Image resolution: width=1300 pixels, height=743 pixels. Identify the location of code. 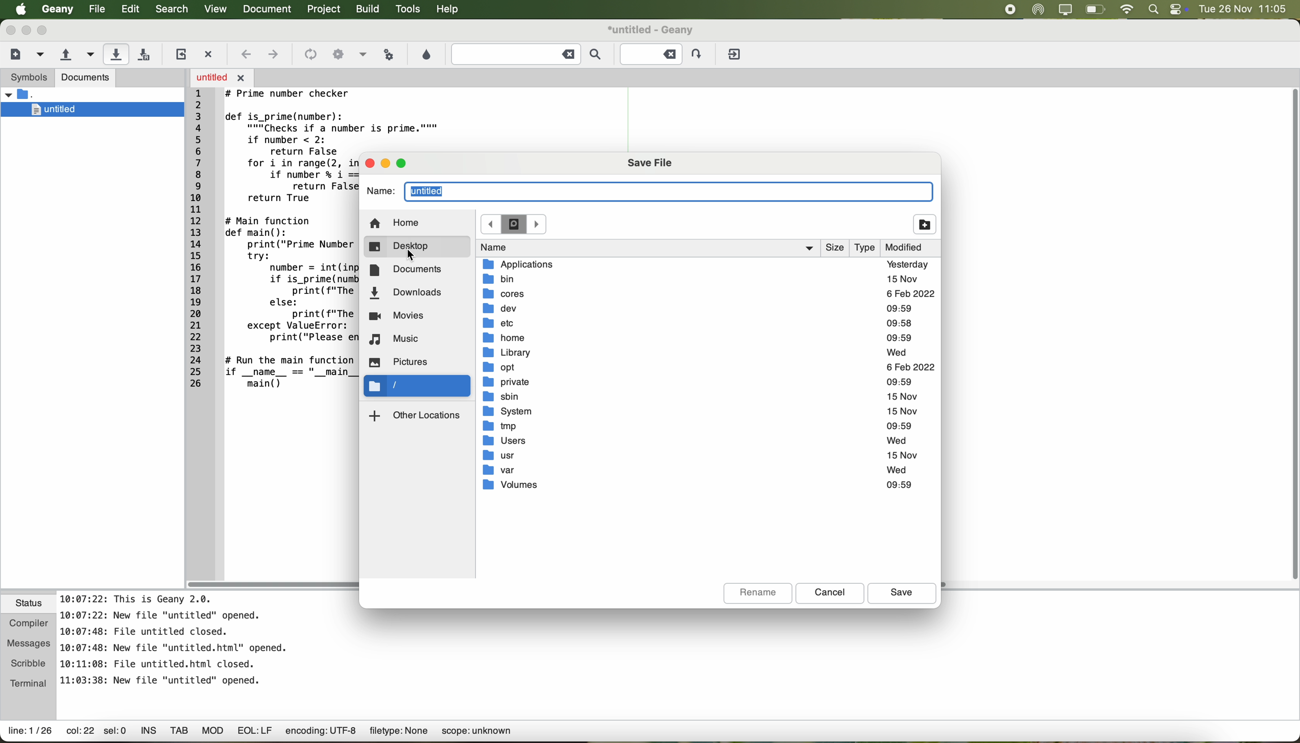
(408, 128).